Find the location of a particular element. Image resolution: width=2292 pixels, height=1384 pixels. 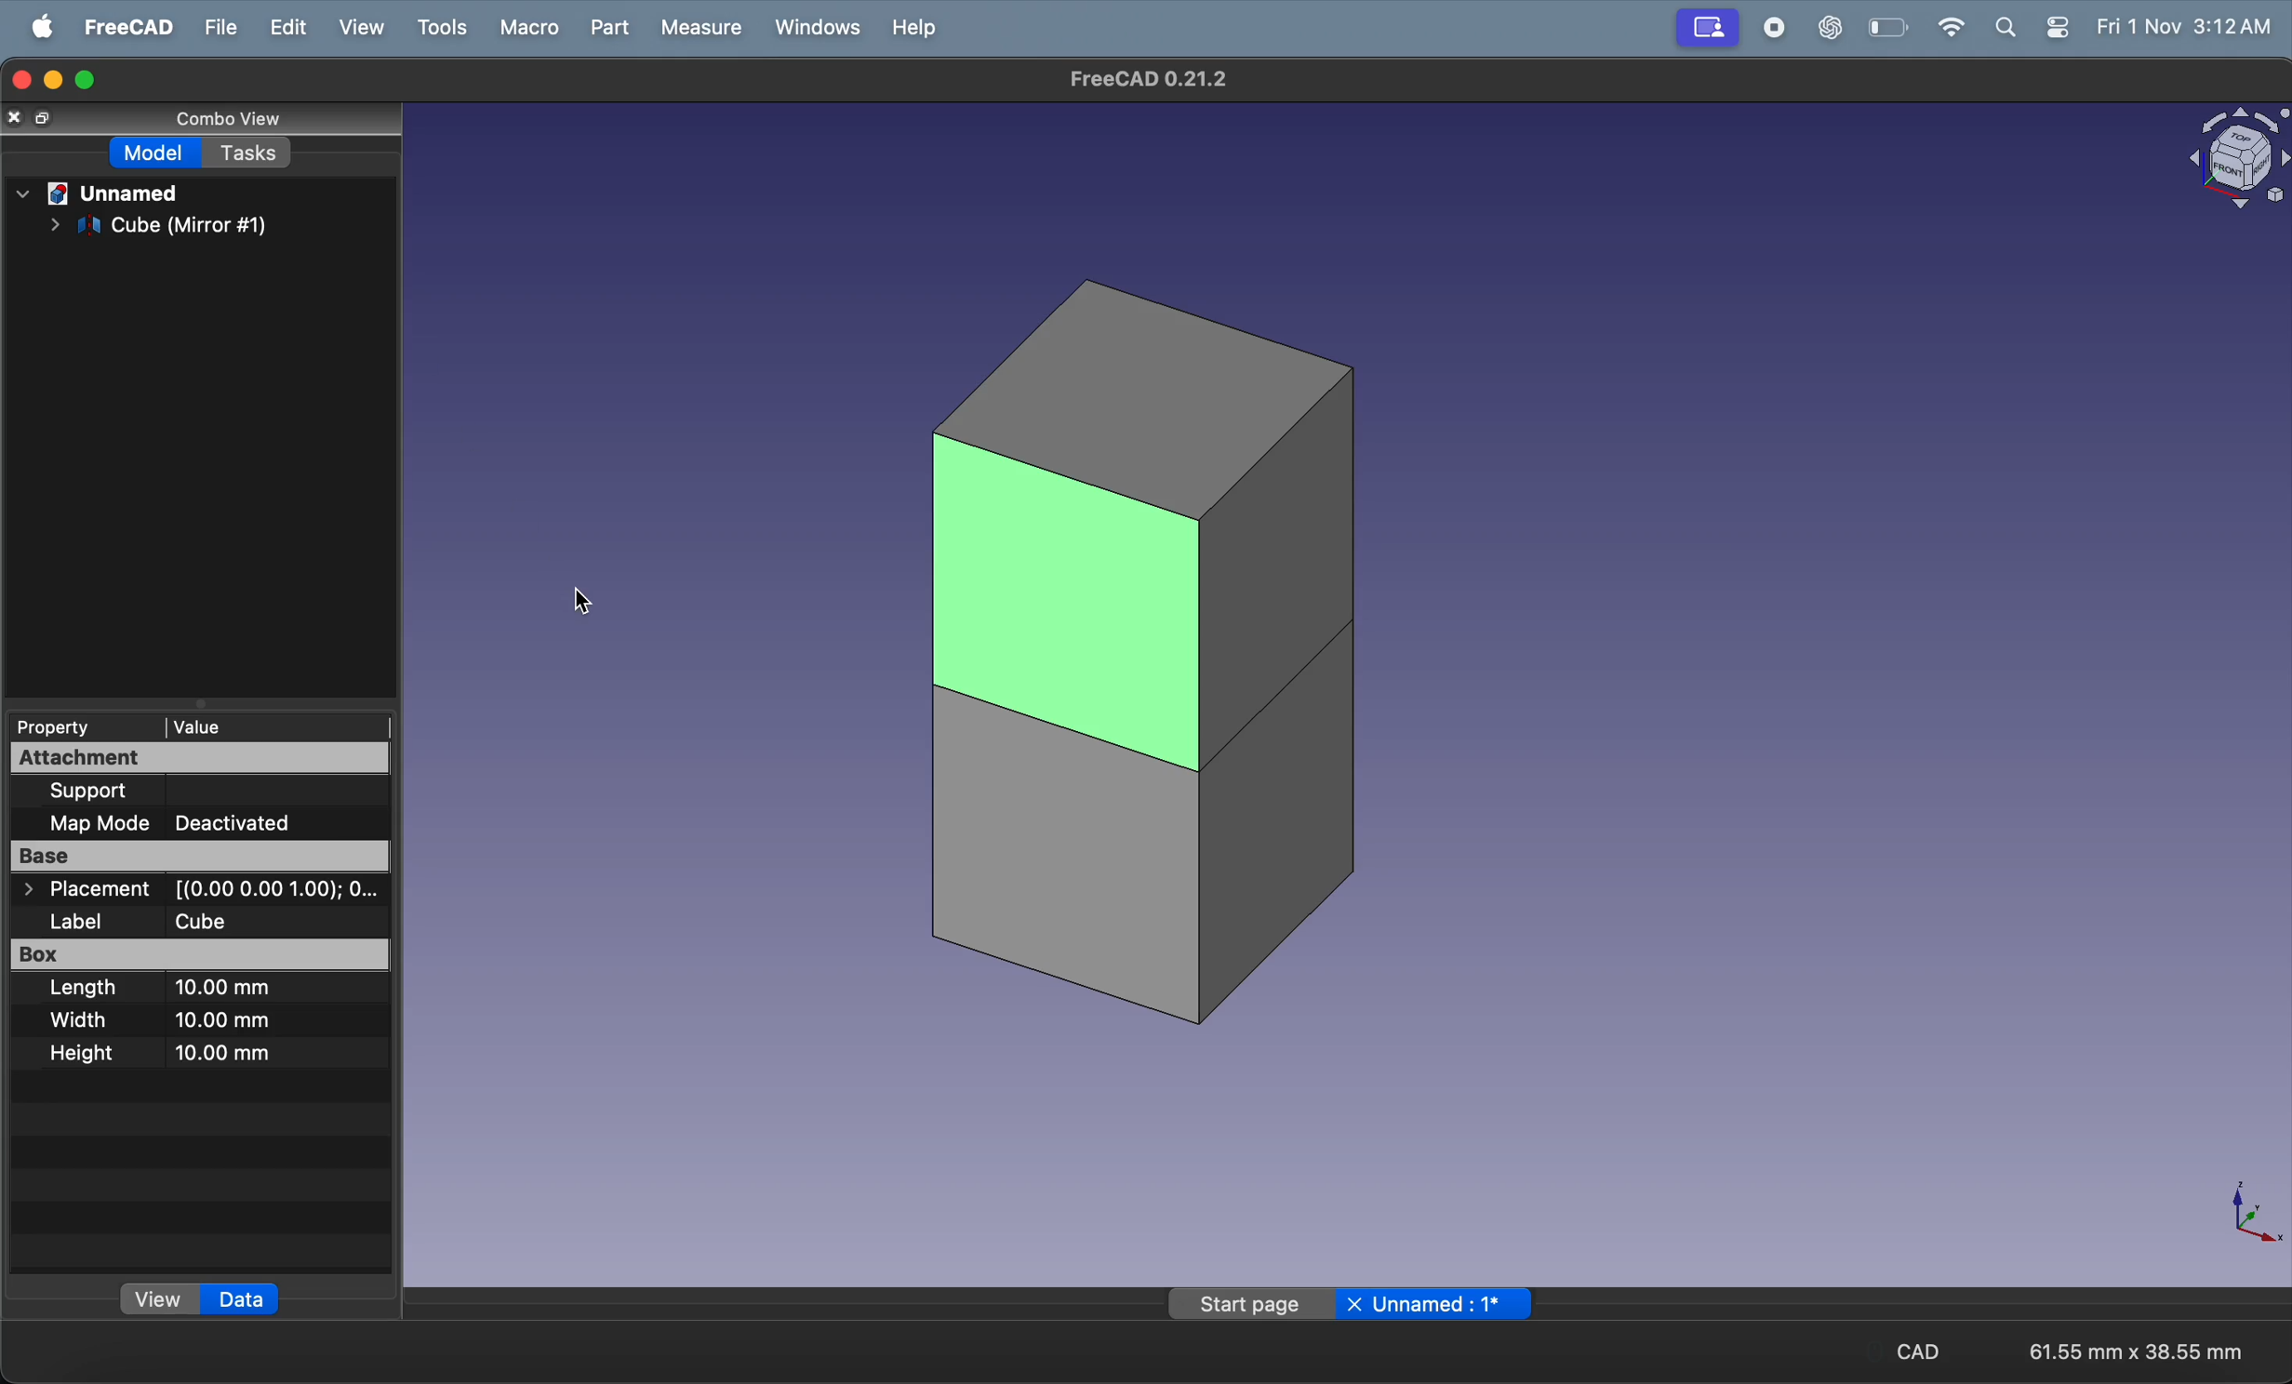

apple menu is located at coordinates (45, 26).